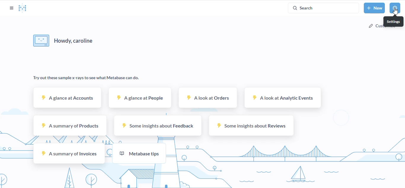 The width and height of the screenshot is (405, 188). Describe the element at coordinates (393, 21) in the screenshot. I see `settings` at that location.